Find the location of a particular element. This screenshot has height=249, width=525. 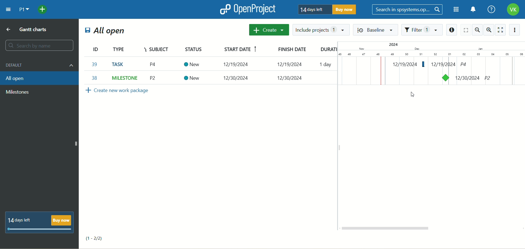

help is located at coordinates (491, 9).